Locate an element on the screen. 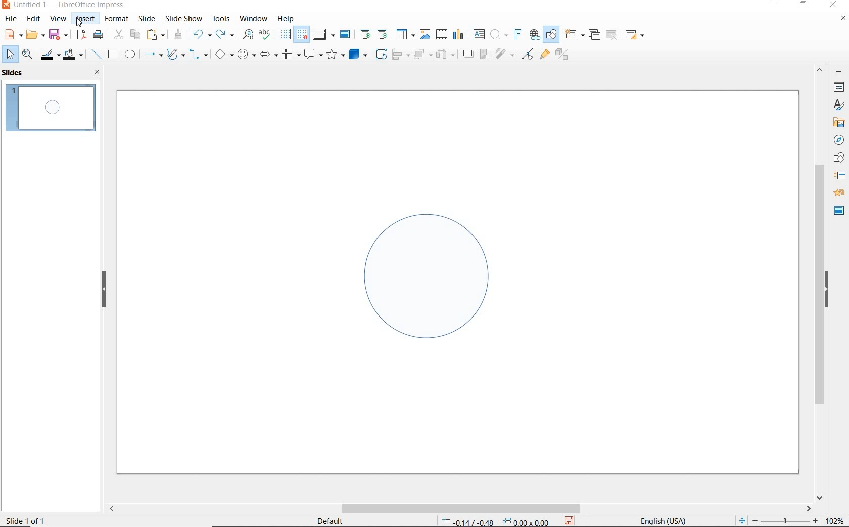  export as PDF is located at coordinates (81, 35).